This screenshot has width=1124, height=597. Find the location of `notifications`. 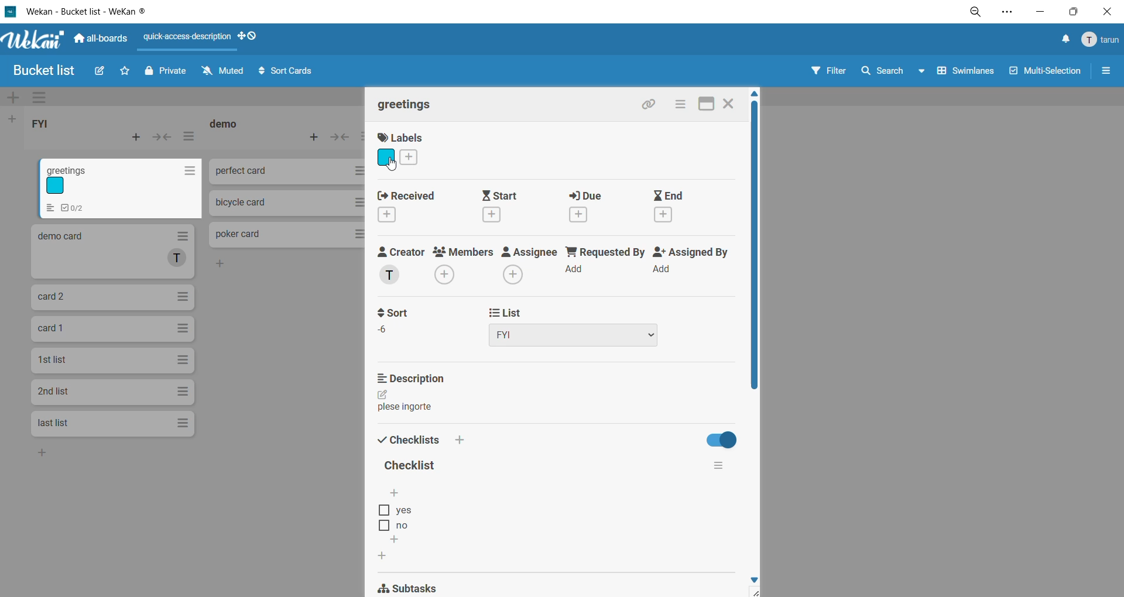

notifications is located at coordinates (1066, 39).